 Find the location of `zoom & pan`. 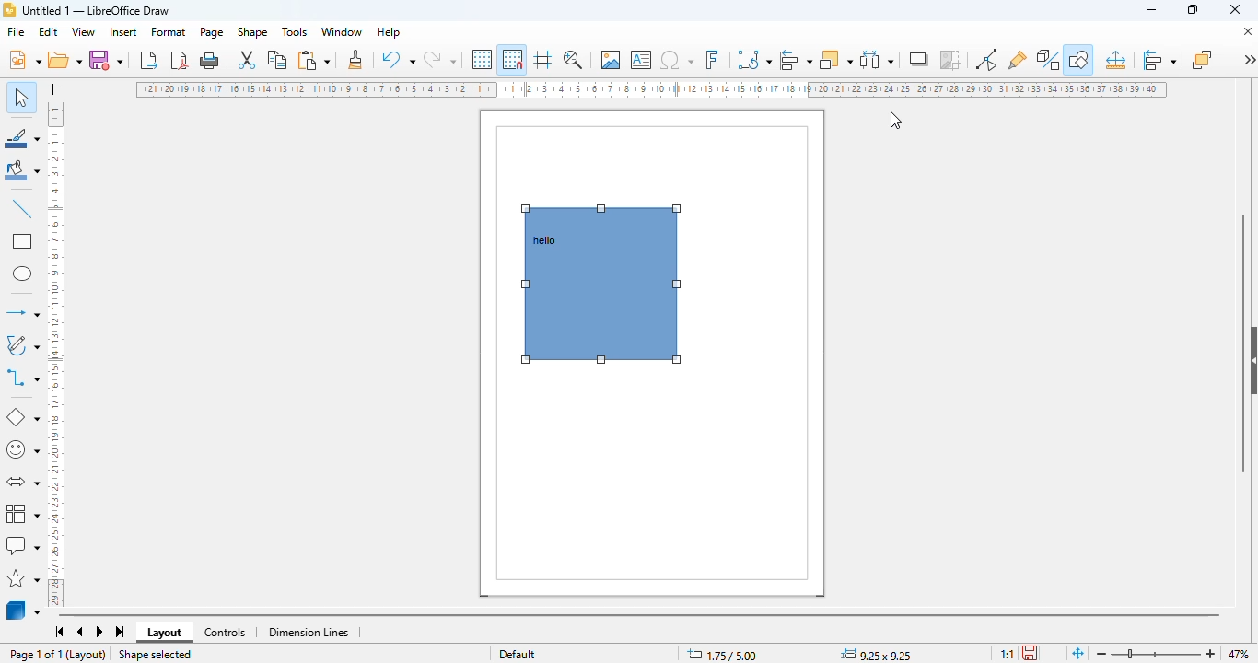

zoom & pan is located at coordinates (573, 59).